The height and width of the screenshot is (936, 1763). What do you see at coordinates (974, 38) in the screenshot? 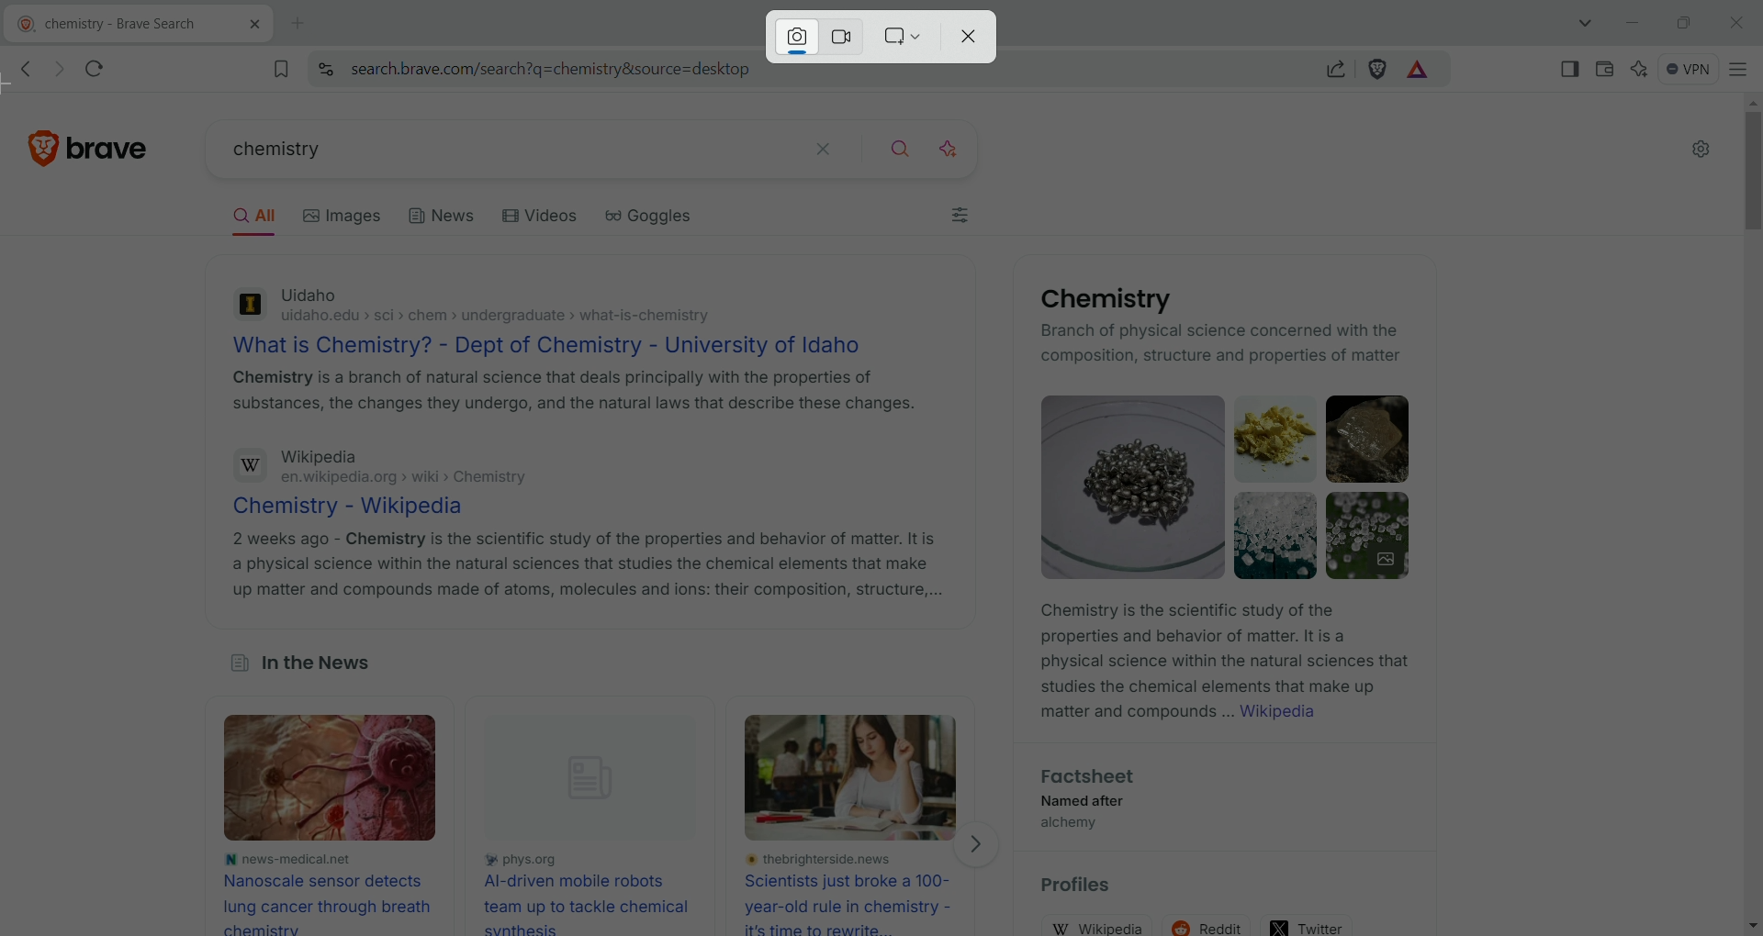
I see `close` at bounding box center [974, 38].